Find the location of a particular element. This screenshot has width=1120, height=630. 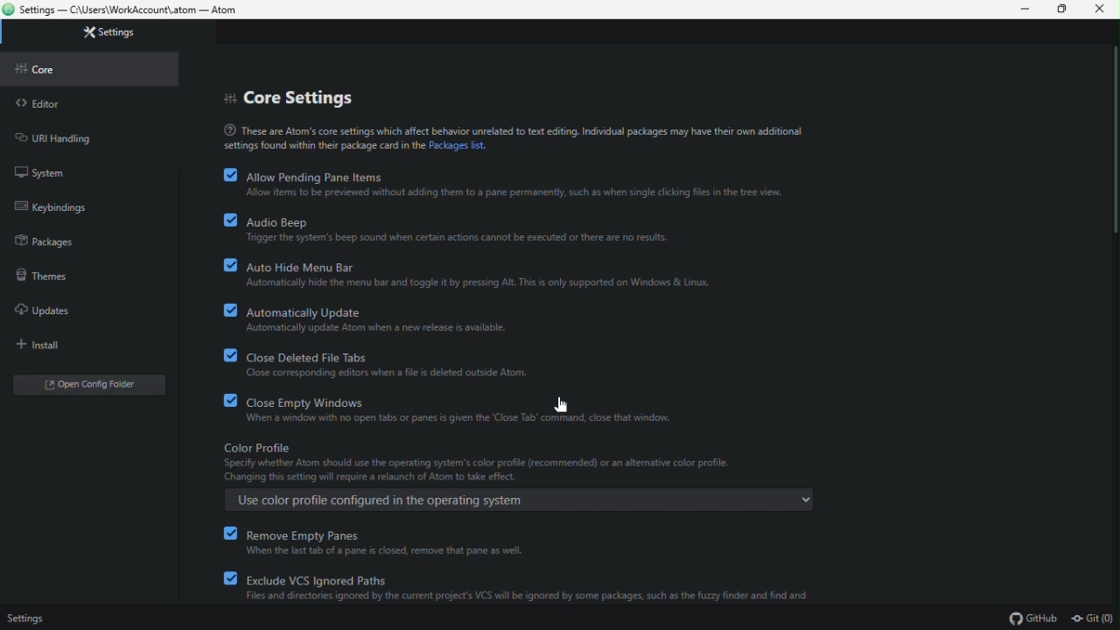

checkbox  is located at coordinates (220, 577).